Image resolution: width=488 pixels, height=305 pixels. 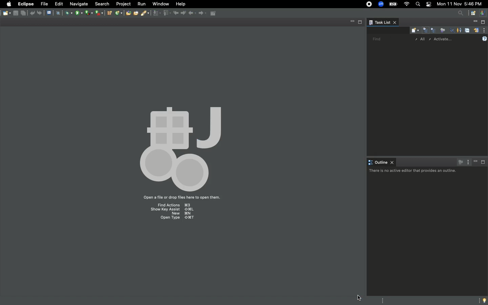 I want to click on Close, so click(x=144, y=13).